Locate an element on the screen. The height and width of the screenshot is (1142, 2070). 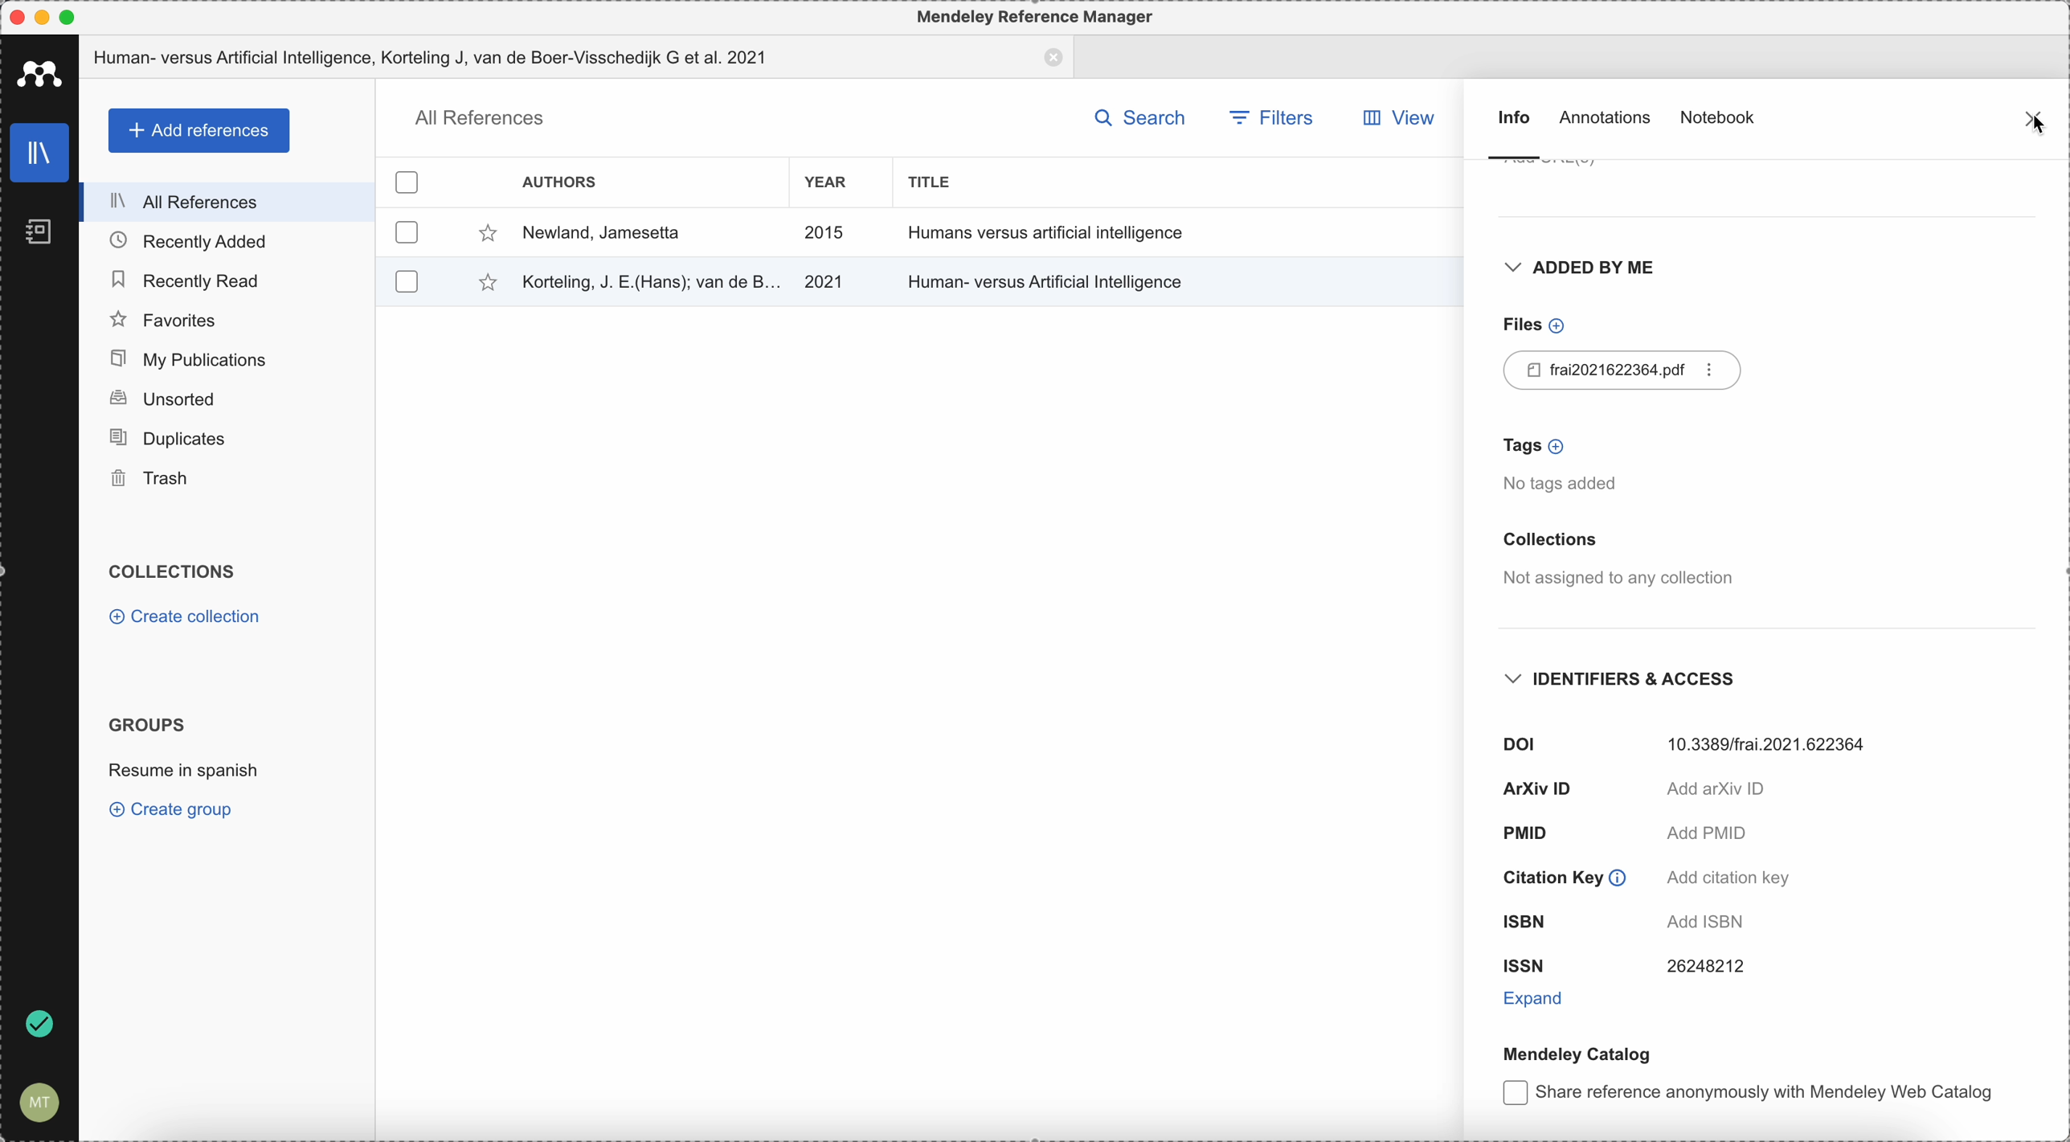
view is located at coordinates (1406, 118).